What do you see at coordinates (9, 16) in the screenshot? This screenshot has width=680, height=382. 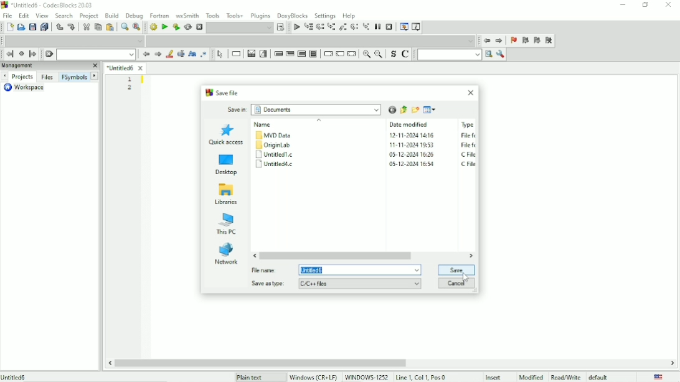 I see `File` at bounding box center [9, 16].